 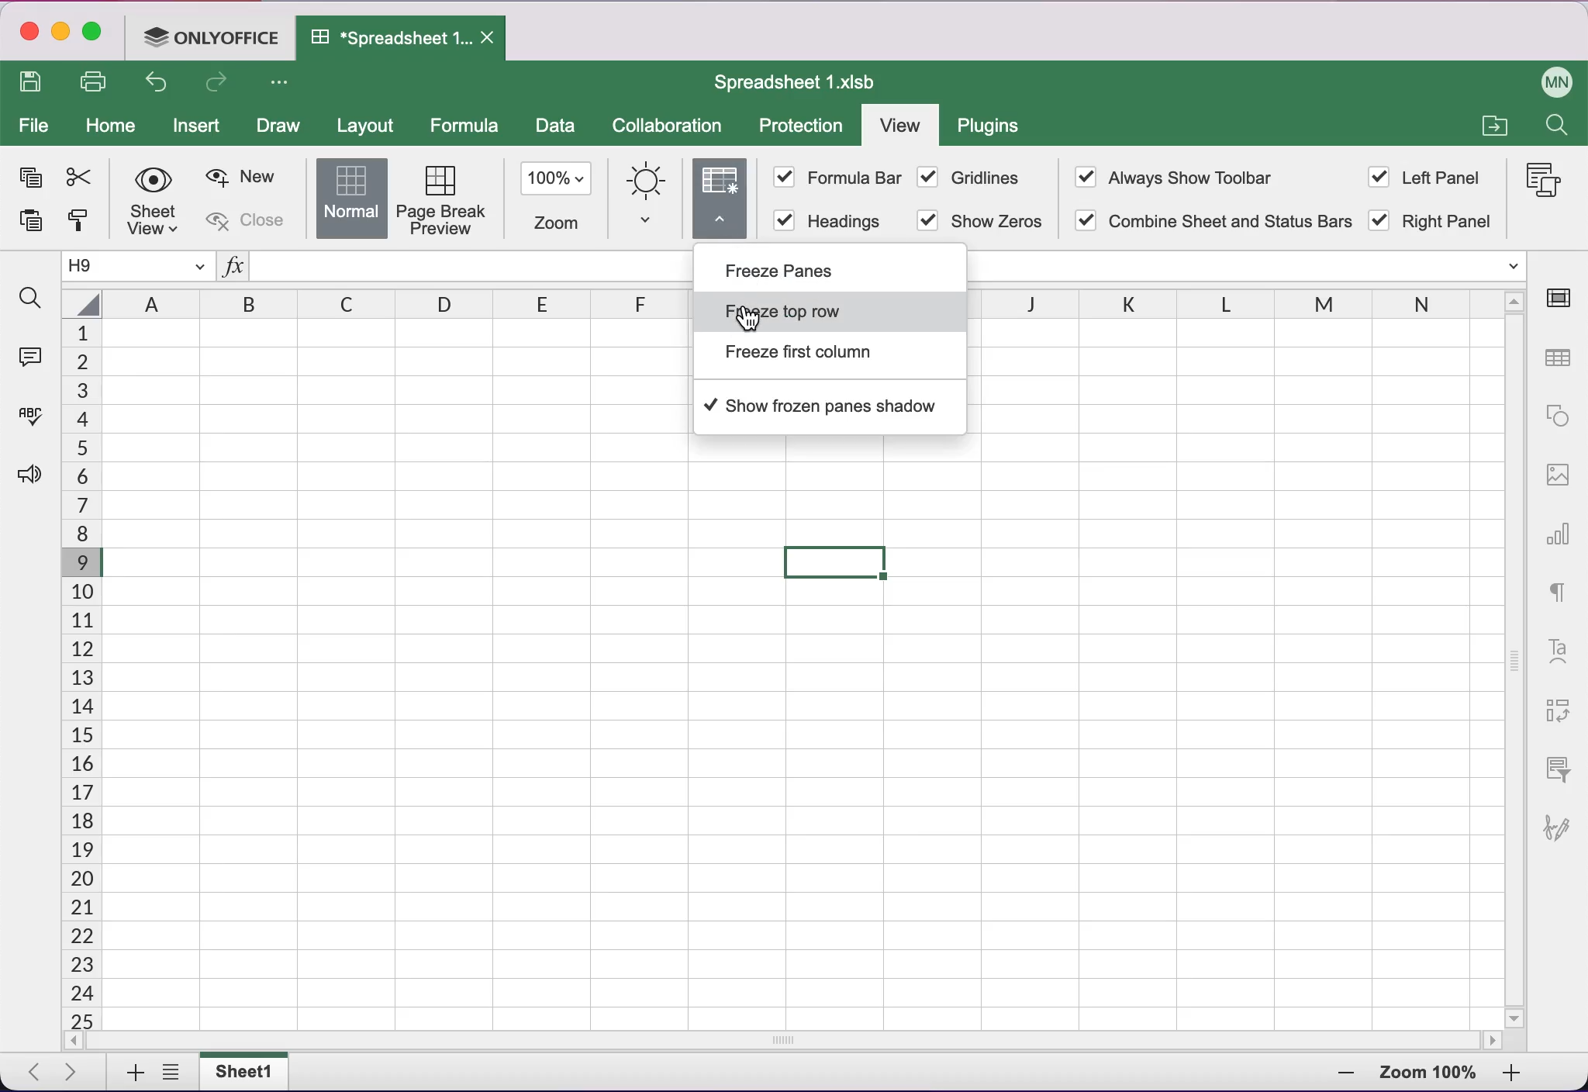 I want to click on vertical slider, so click(x=1514, y=659).